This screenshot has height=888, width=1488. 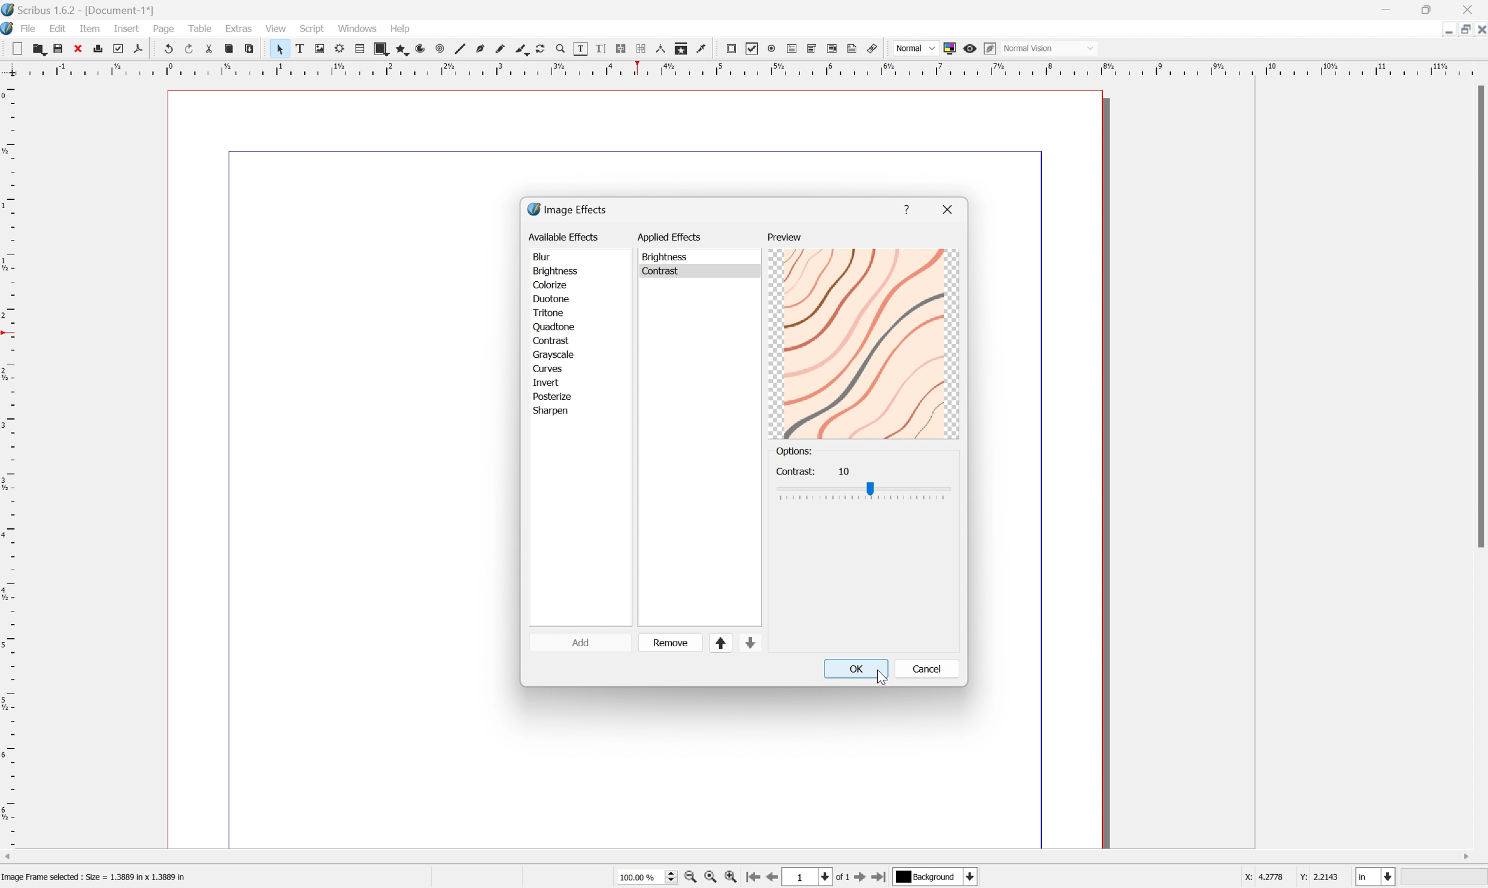 What do you see at coordinates (950, 47) in the screenshot?
I see `Toggle color management` at bounding box center [950, 47].